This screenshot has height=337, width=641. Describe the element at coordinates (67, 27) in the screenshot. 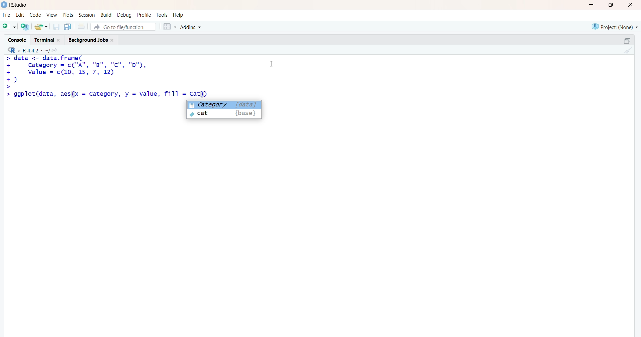

I see `save all open documents` at that location.